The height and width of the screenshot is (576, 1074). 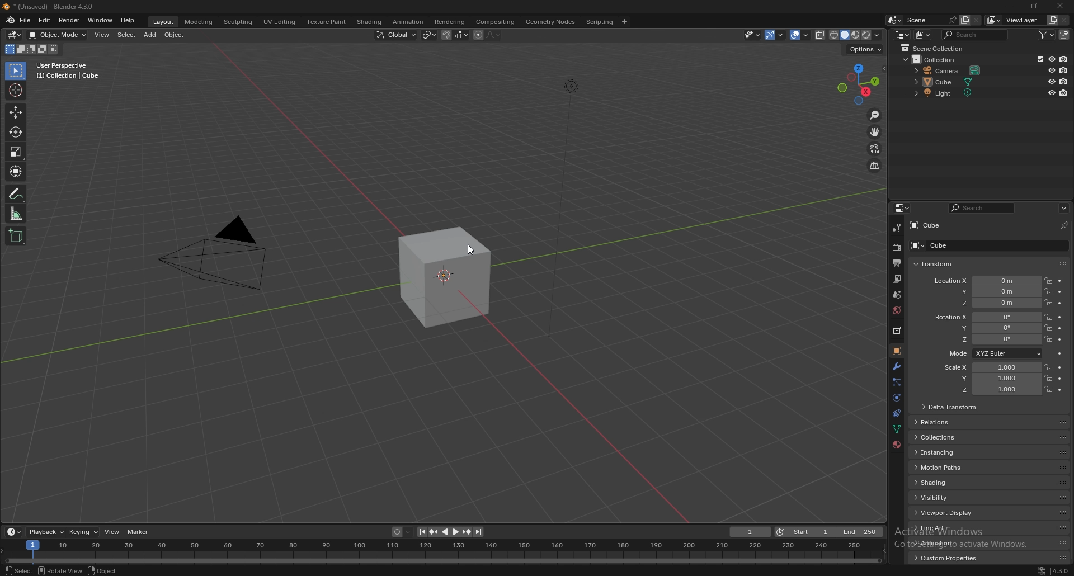 What do you see at coordinates (19, 570) in the screenshot?
I see `select` at bounding box center [19, 570].